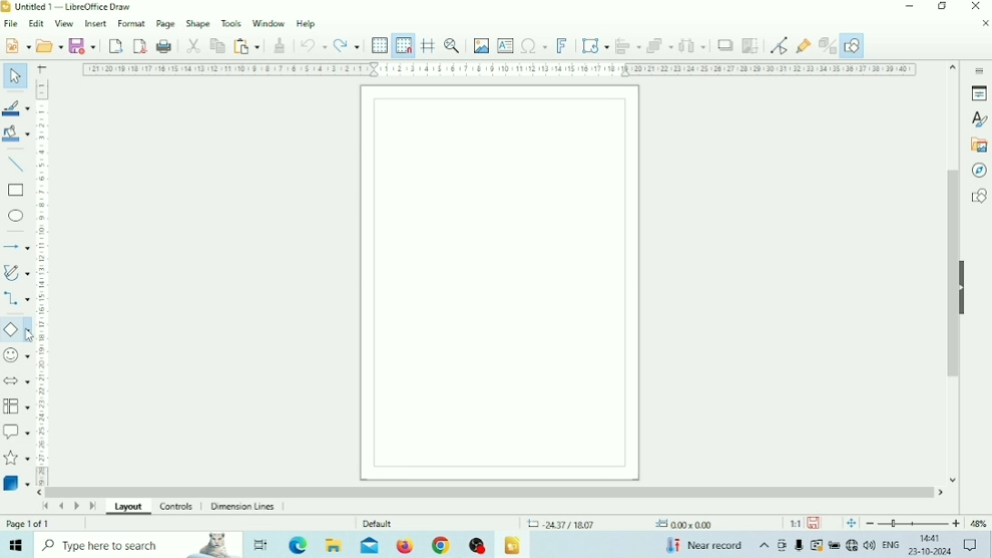  Describe the element at coordinates (854, 45) in the screenshot. I see `Show Draw Functions` at that location.